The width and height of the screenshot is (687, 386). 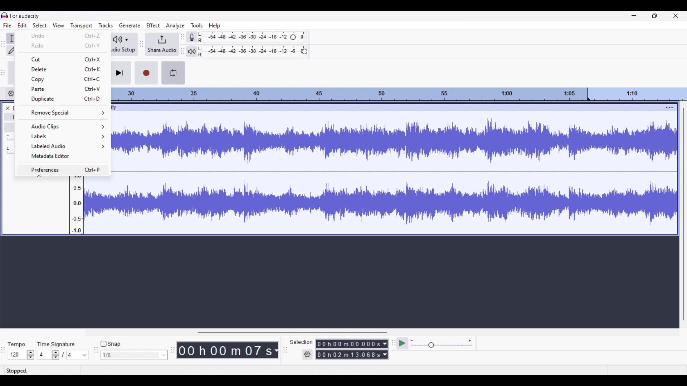 What do you see at coordinates (249, 51) in the screenshot?
I see `Playback level` at bounding box center [249, 51].